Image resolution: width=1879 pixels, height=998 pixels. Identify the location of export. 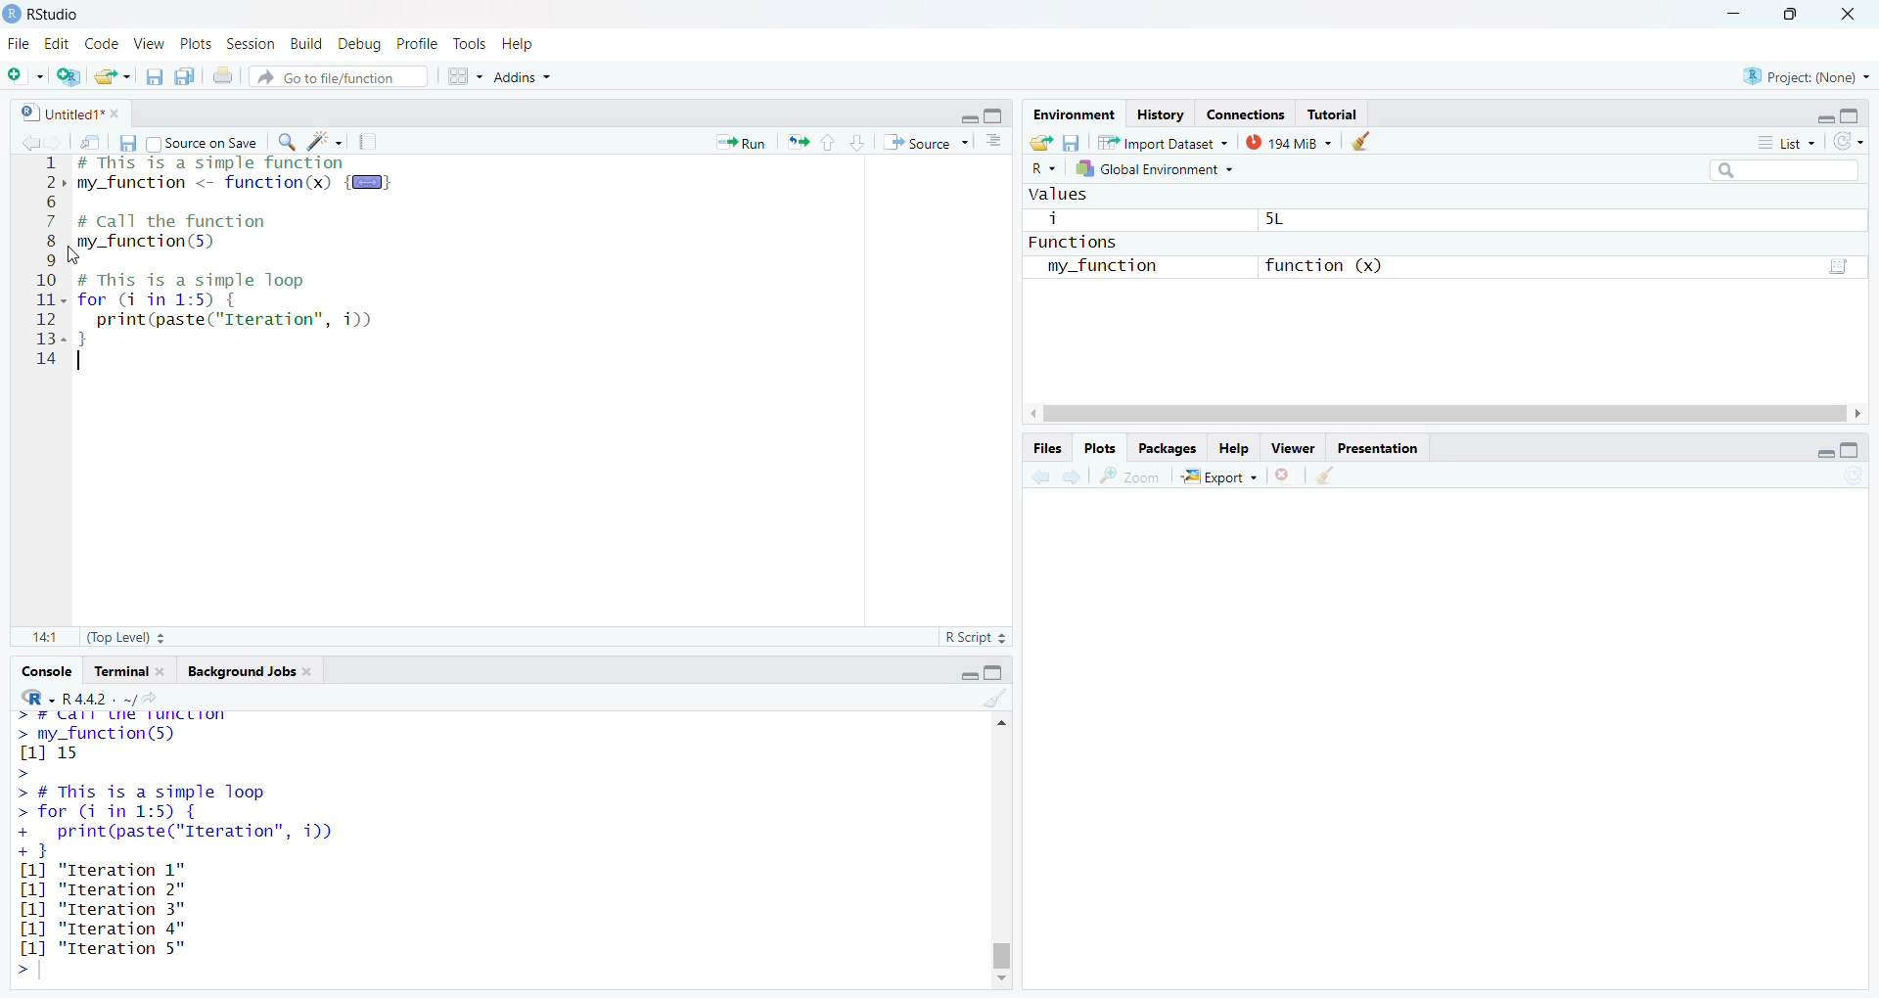
(1223, 476).